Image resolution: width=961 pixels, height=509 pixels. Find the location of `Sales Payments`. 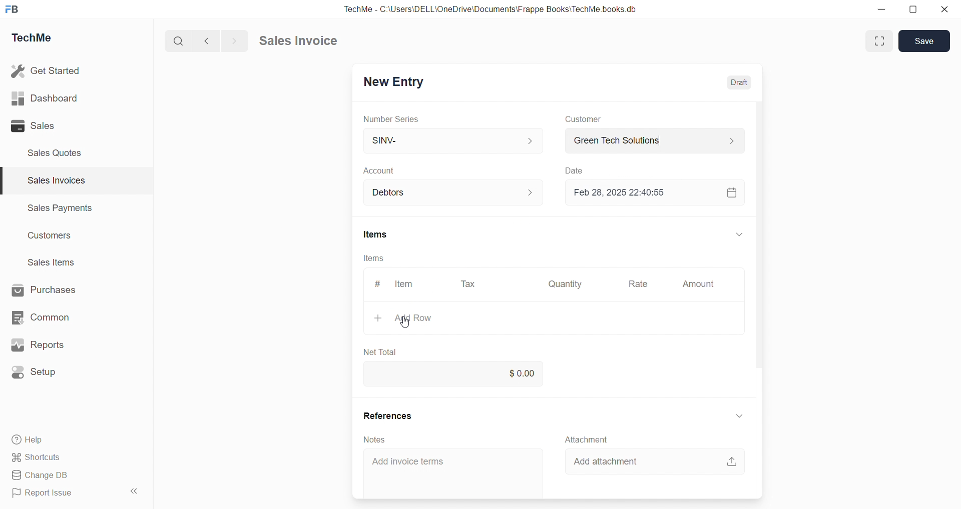

Sales Payments is located at coordinates (61, 207).